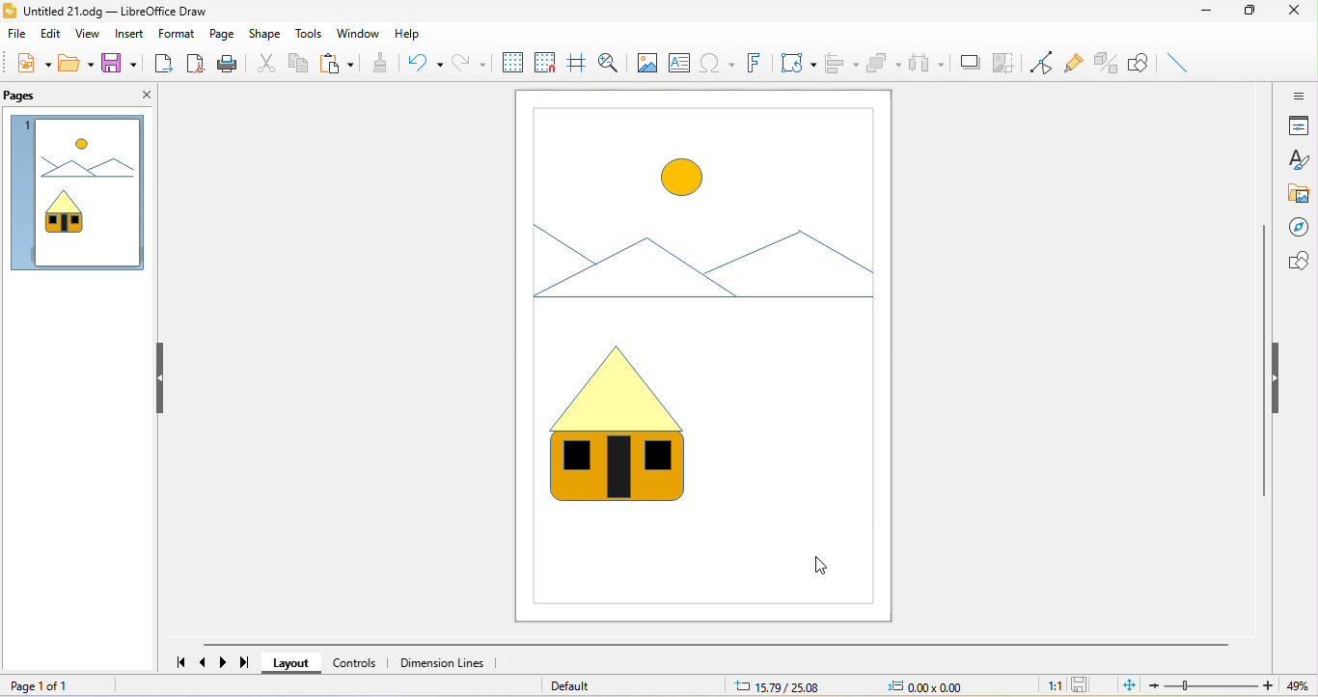  What do you see at coordinates (886, 63) in the screenshot?
I see `arrange` at bounding box center [886, 63].